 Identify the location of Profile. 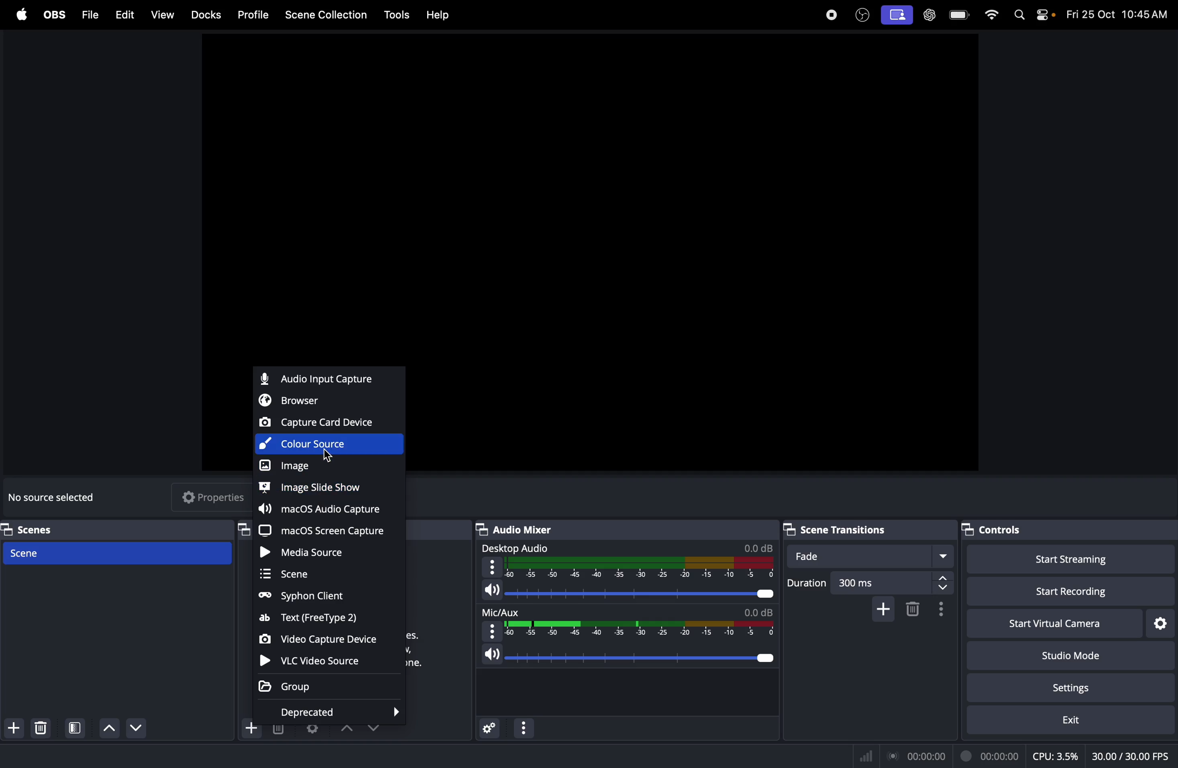
(253, 15).